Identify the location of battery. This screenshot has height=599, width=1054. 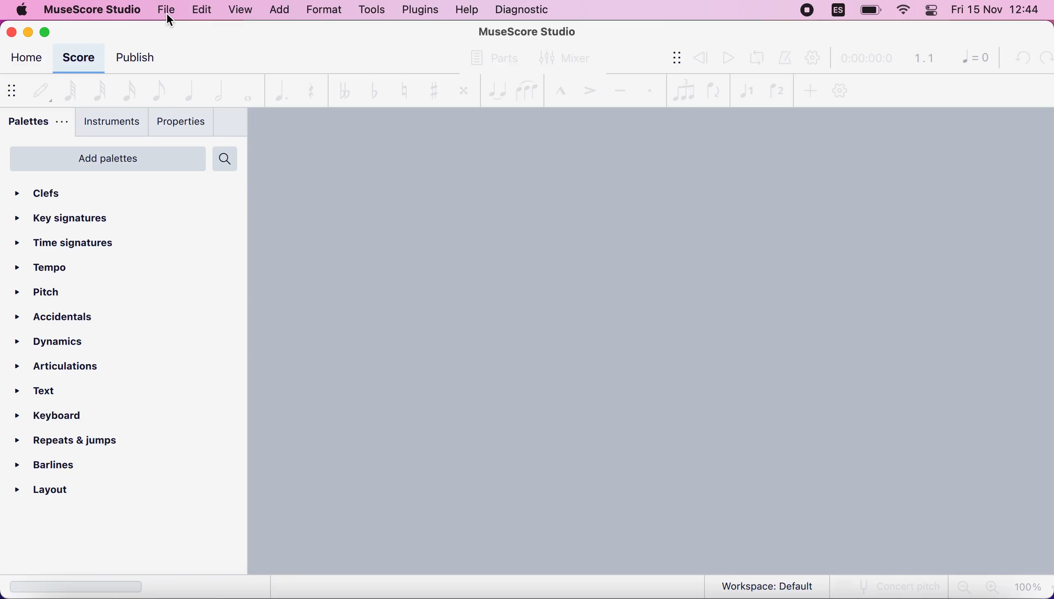
(867, 11).